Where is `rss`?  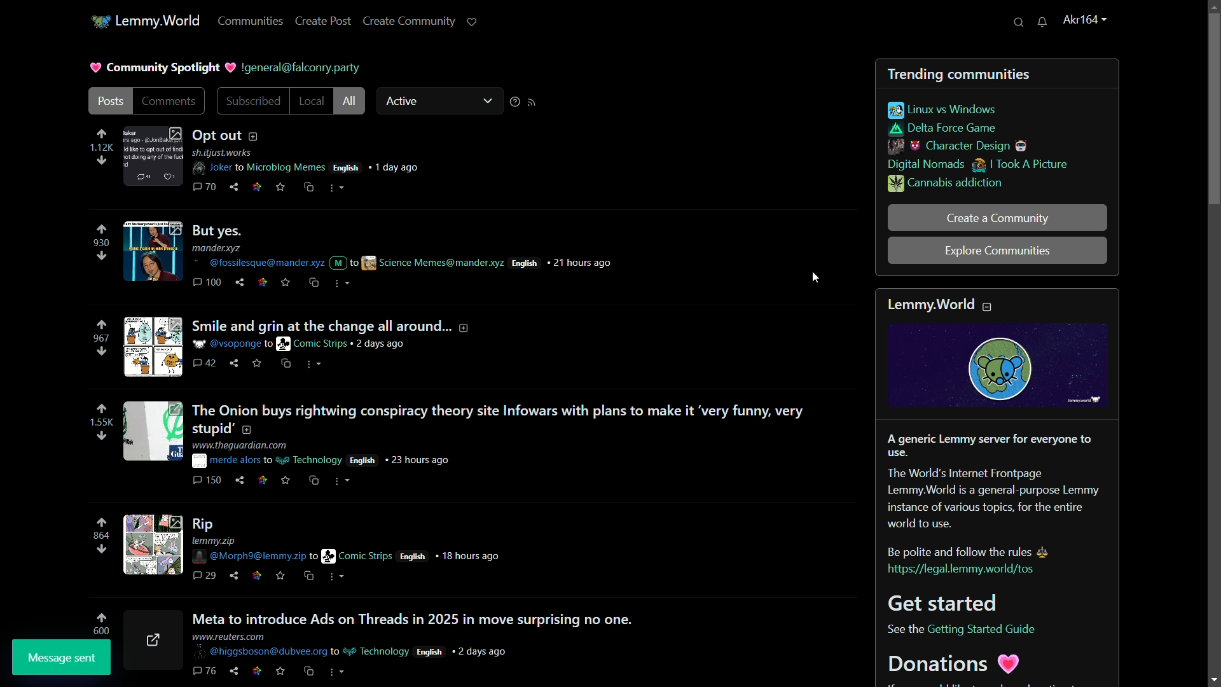 rss is located at coordinates (533, 103).